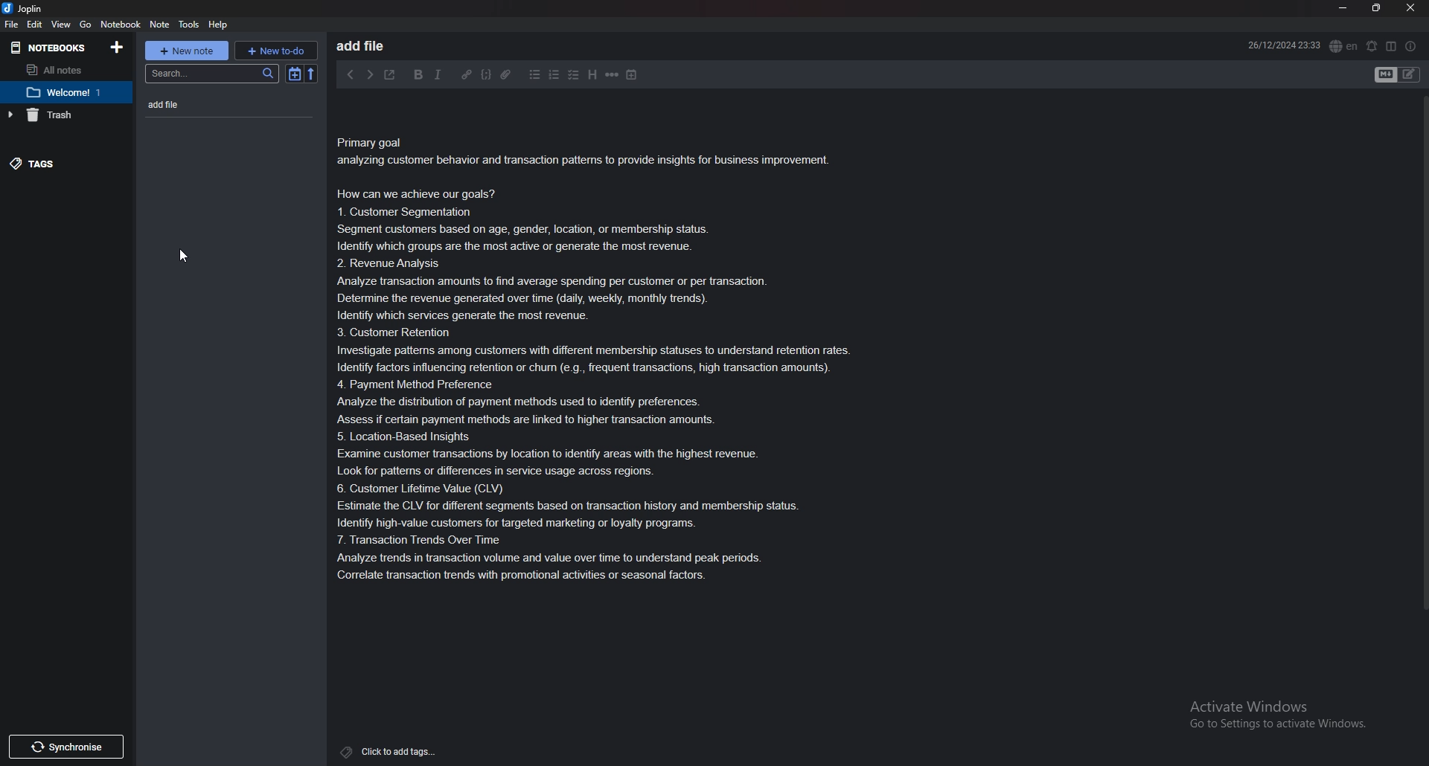 The image size is (1429, 766). I want to click on search, so click(213, 74).